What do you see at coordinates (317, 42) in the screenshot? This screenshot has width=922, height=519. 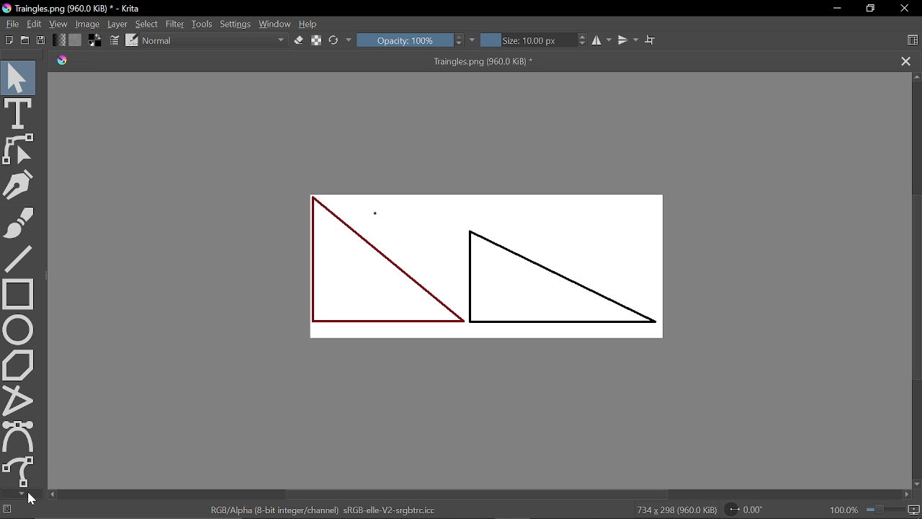 I see `preserve alpha` at bounding box center [317, 42].